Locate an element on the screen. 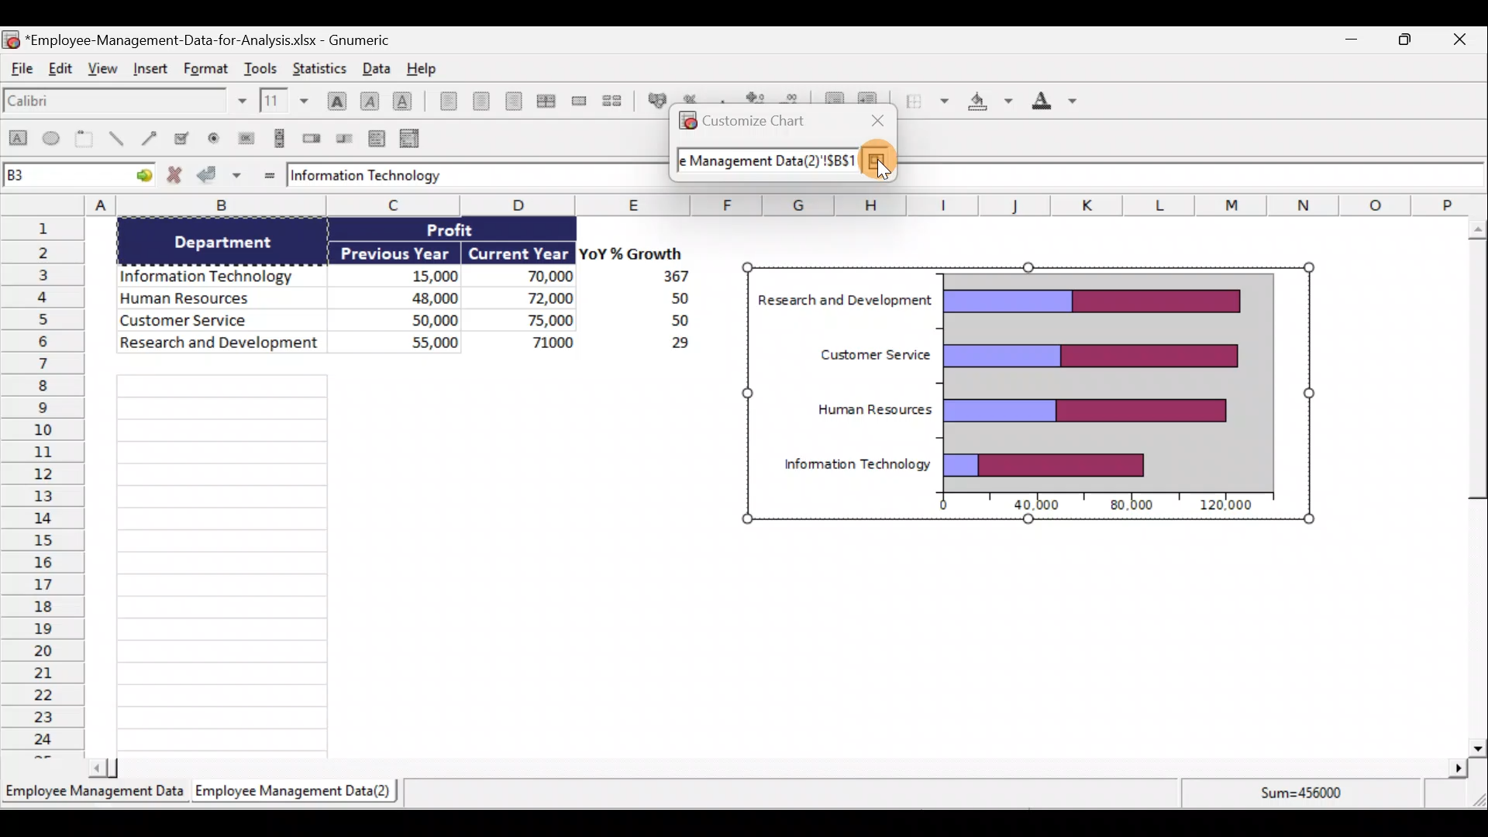 This screenshot has width=1488, height=837. Create a radio button is located at coordinates (216, 137).